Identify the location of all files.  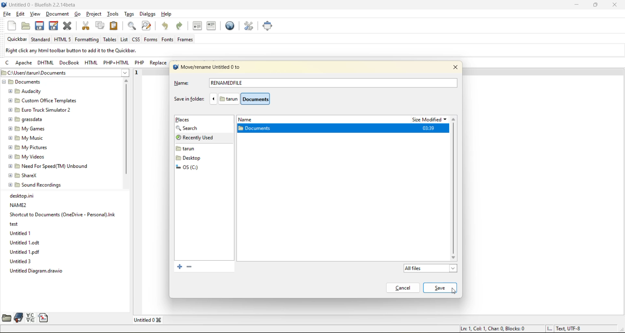
(432, 268).